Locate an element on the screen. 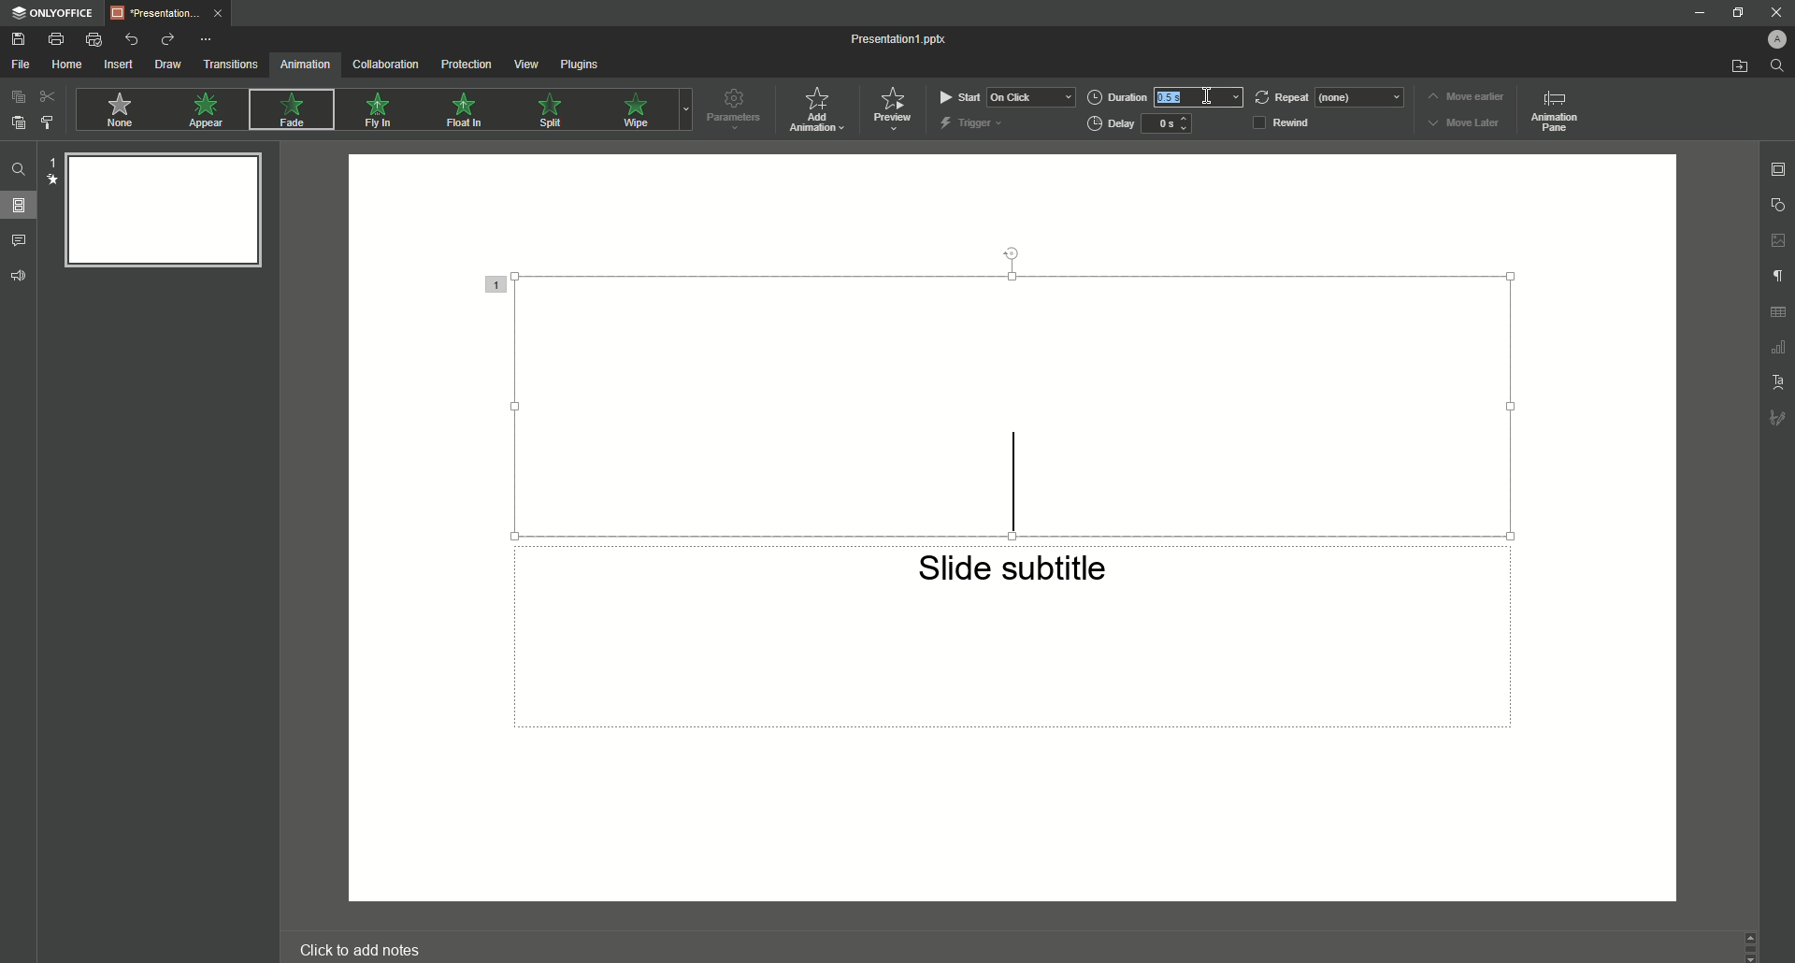 The height and width of the screenshot is (963, 1795). Copy is located at coordinates (17, 98).